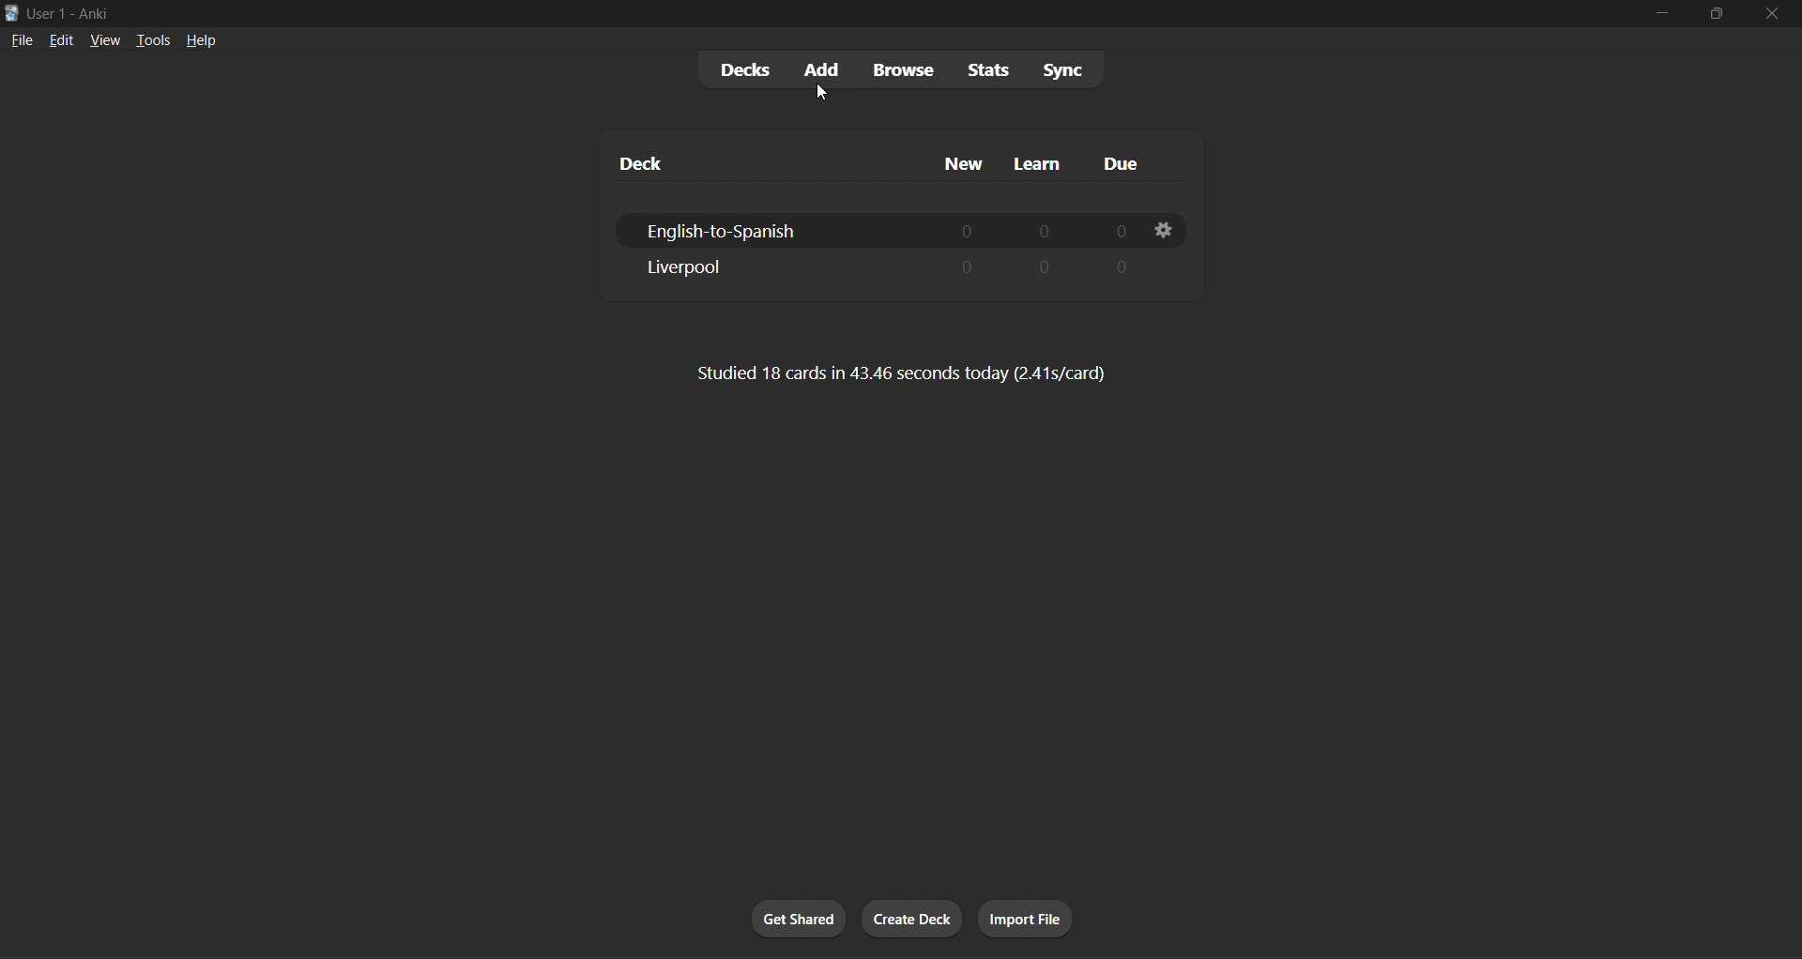 This screenshot has height=959, width=1802. Describe the element at coordinates (1711, 14) in the screenshot. I see `maximize/restore` at that location.